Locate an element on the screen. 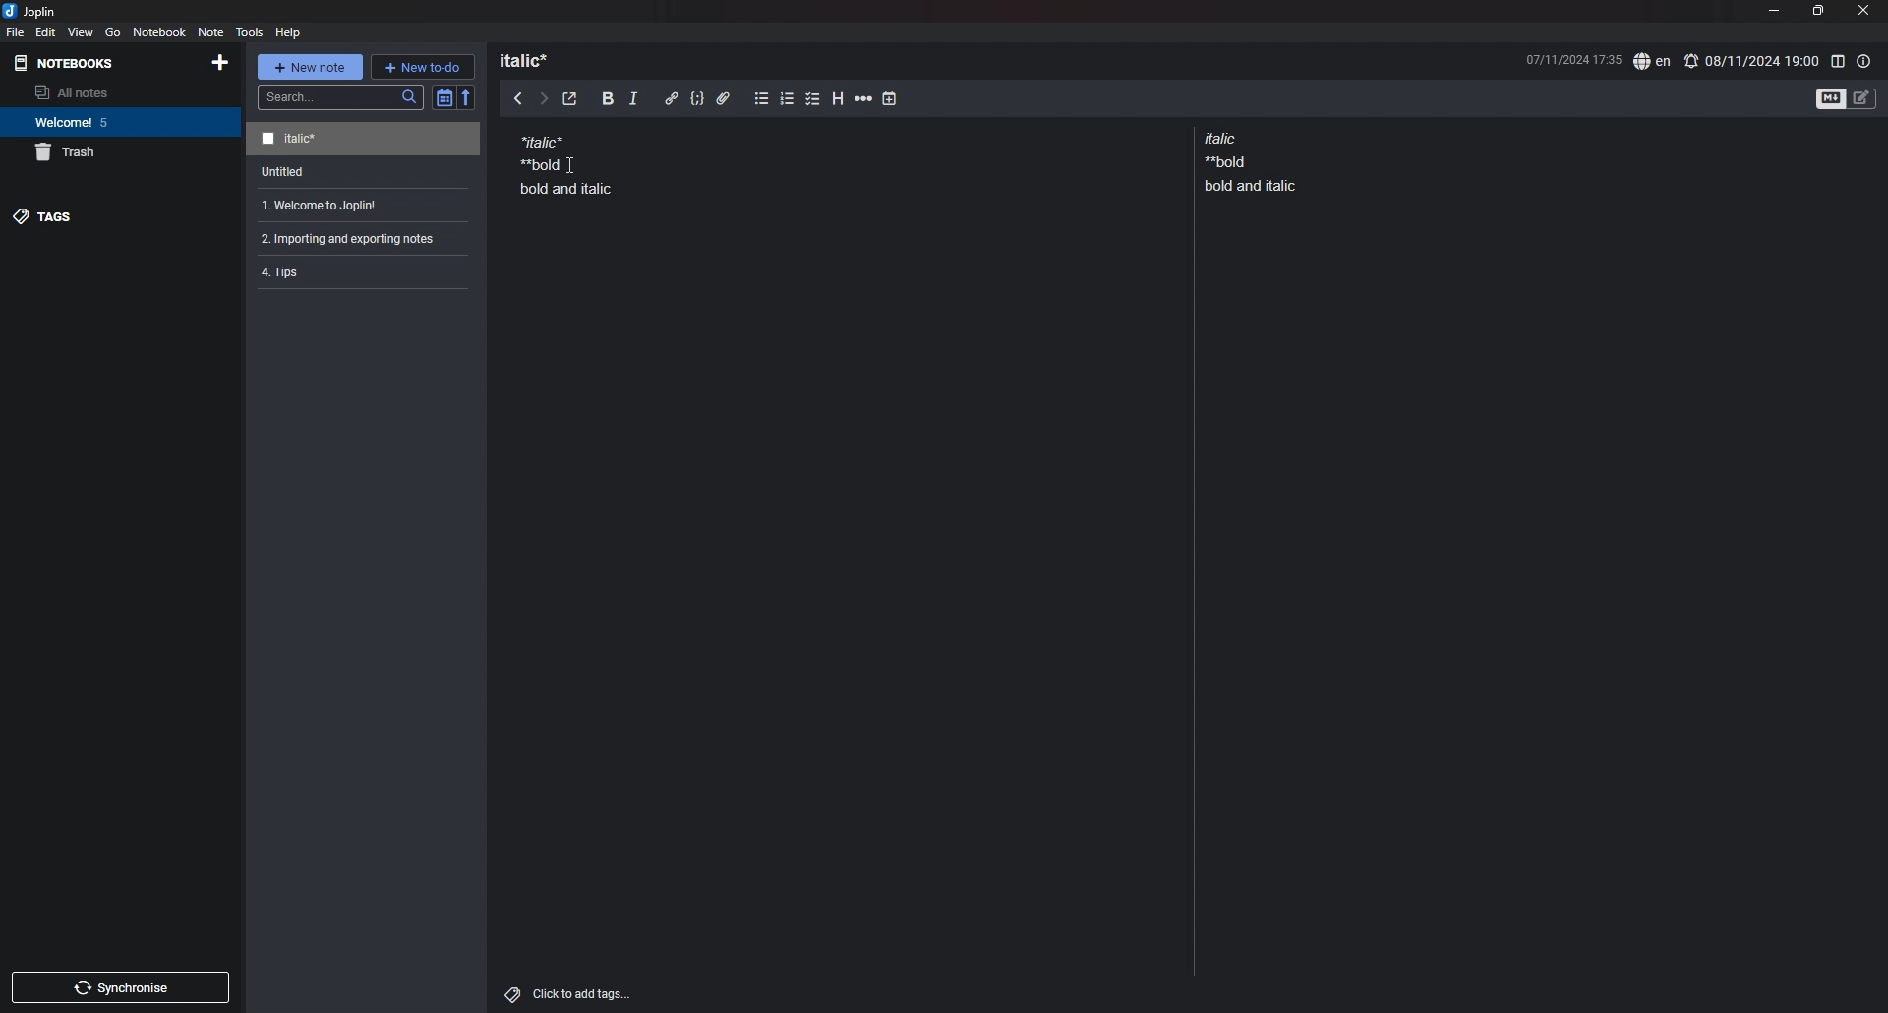  bold is located at coordinates (608, 99).